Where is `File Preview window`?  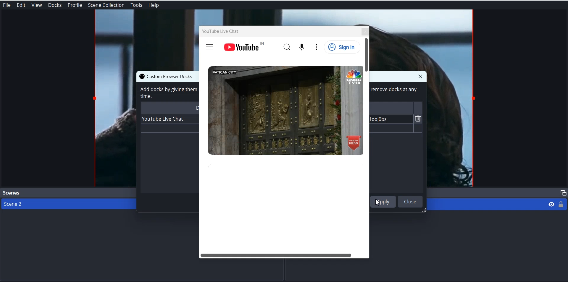 File Preview window is located at coordinates (425, 40).